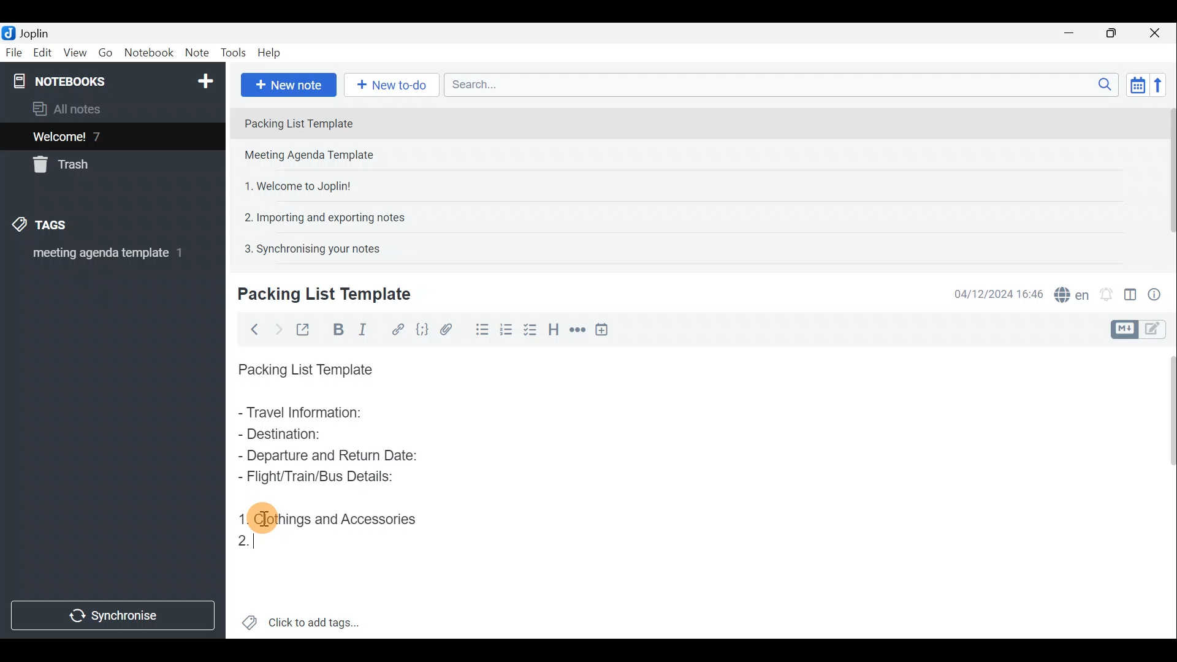 Image resolution: width=1177 pixels, height=662 pixels. I want to click on Note 4, so click(318, 215).